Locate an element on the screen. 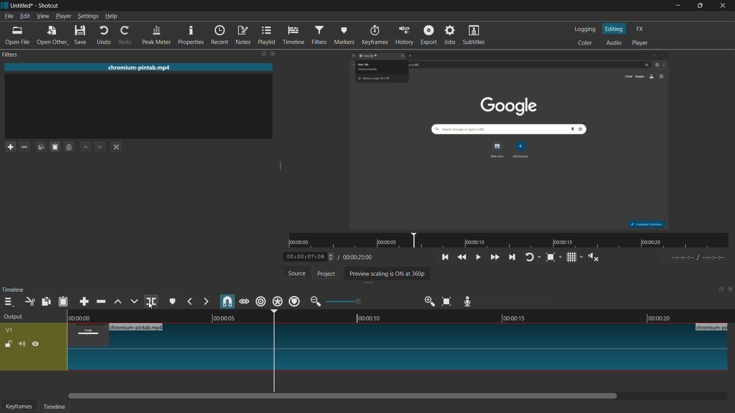 This screenshot has width=735, height=413. playlist is located at coordinates (267, 35).